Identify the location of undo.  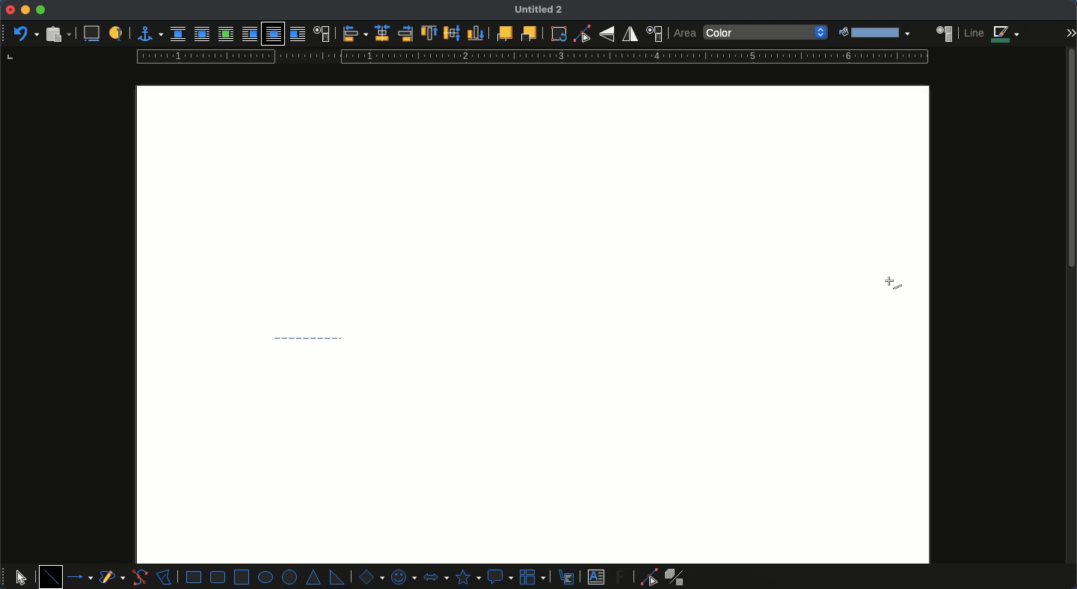
(25, 32).